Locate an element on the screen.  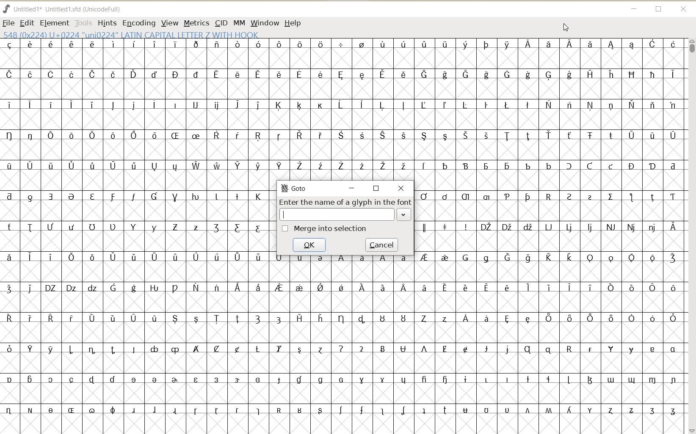
MINIMIZE is located at coordinates (633, 8).